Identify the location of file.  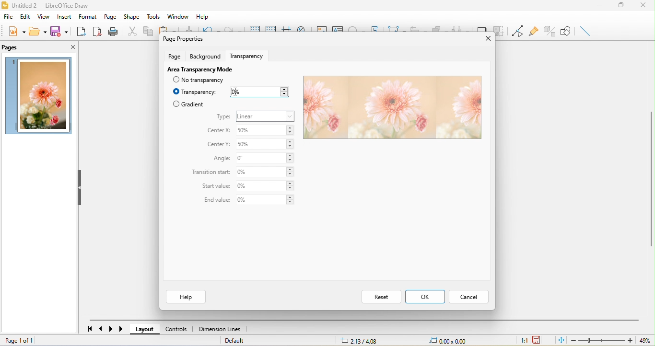
(9, 17).